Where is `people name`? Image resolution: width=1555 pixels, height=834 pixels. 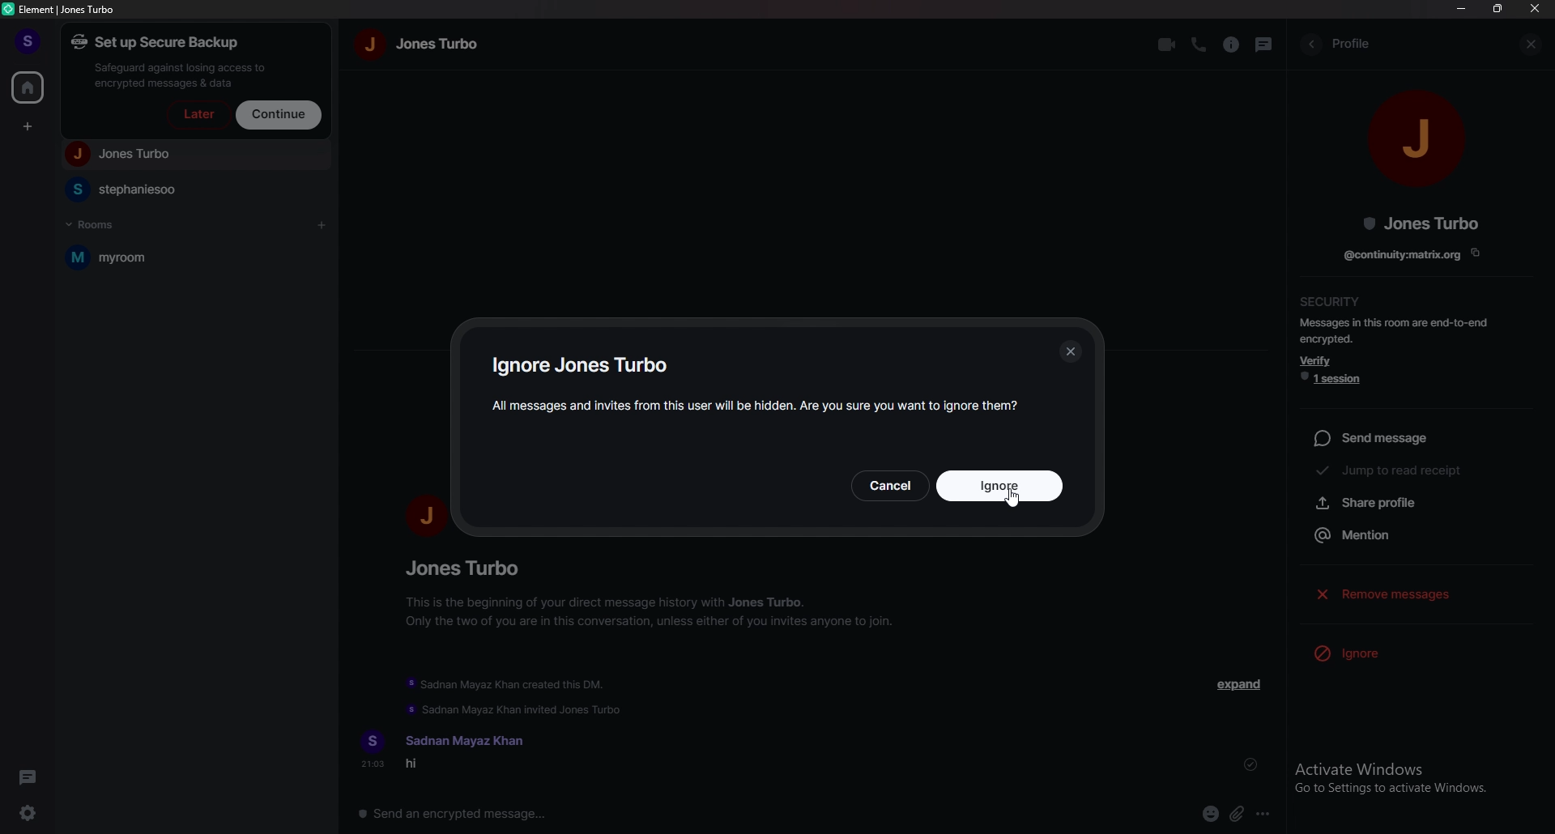 people name is located at coordinates (1422, 223).